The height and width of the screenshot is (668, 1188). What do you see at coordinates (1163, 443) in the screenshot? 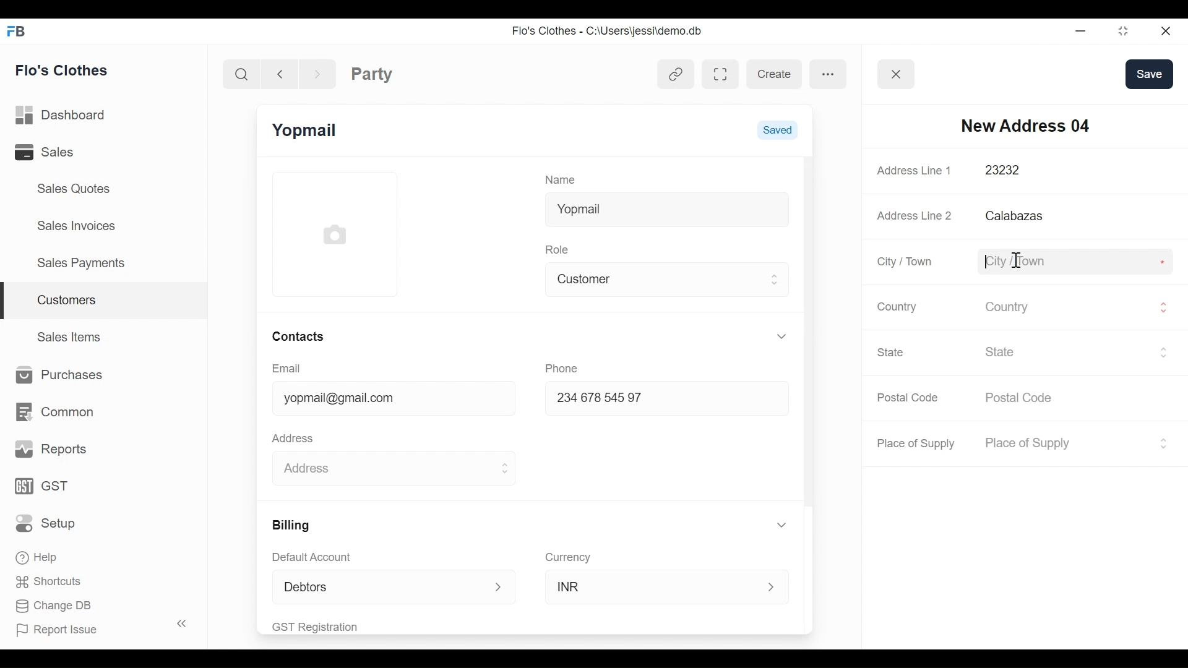
I see `Expand` at bounding box center [1163, 443].